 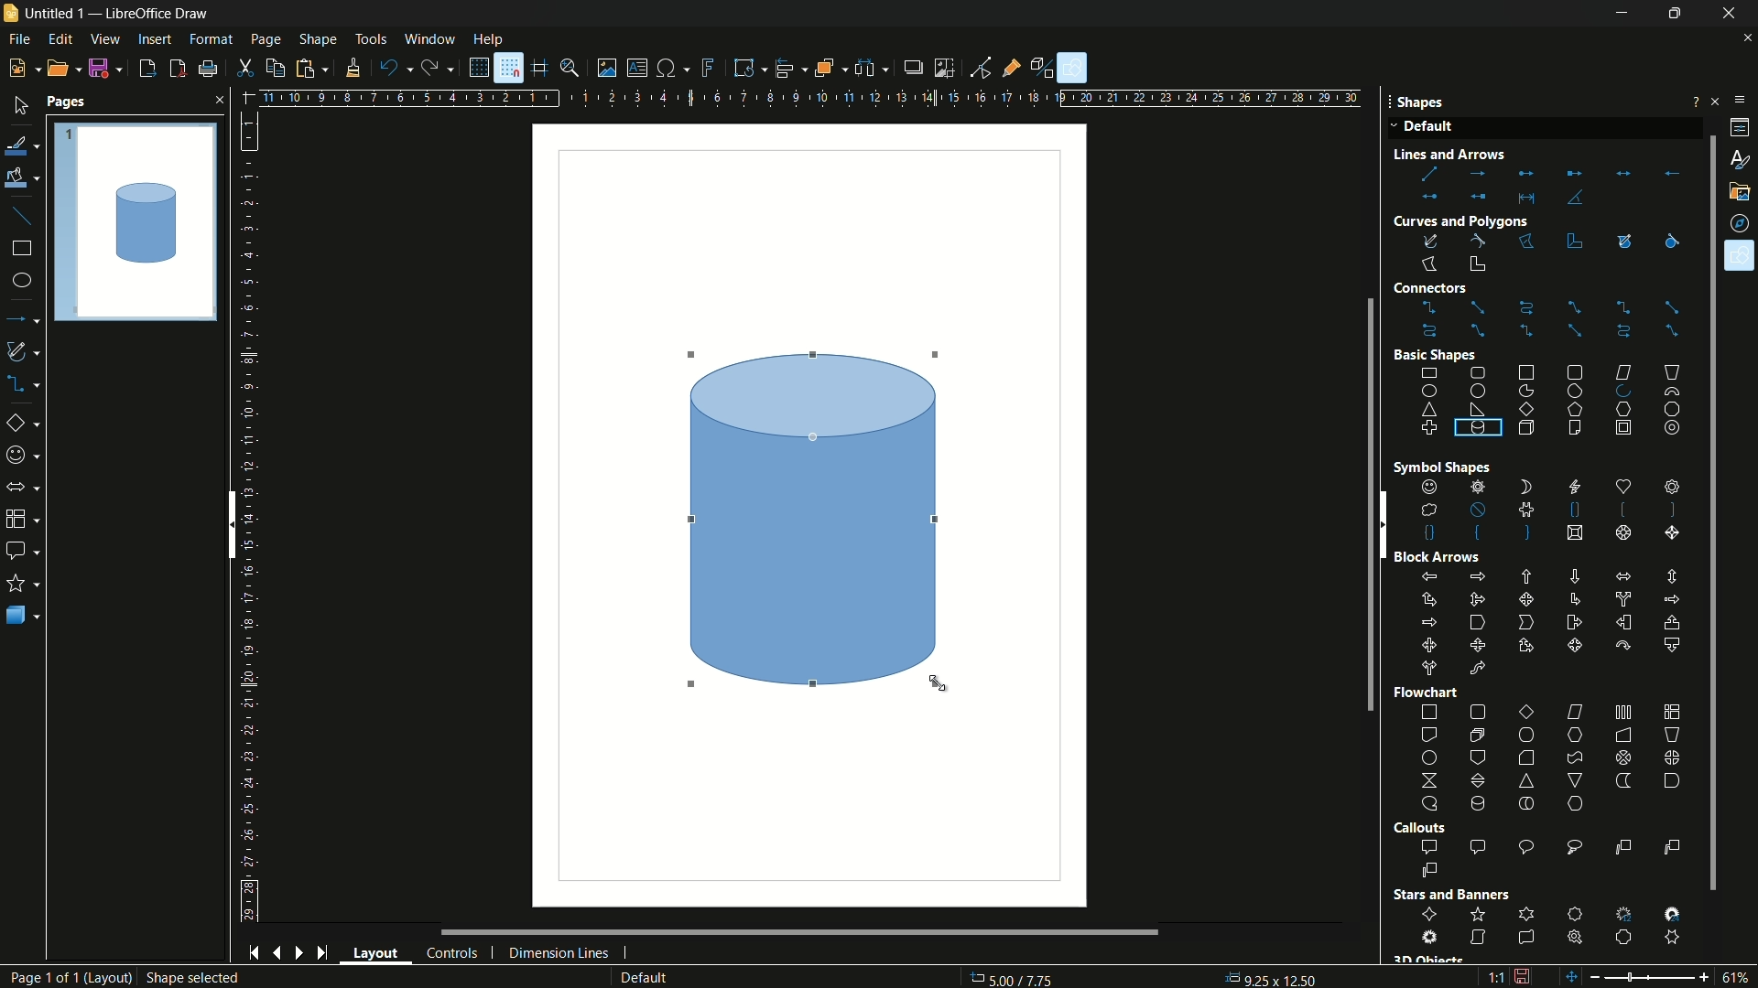 What do you see at coordinates (508, 68) in the screenshot?
I see `snap to grid` at bounding box center [508, 68].